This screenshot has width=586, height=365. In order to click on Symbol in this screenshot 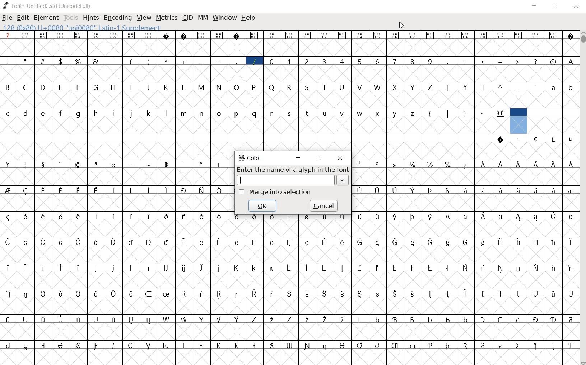, I will do `click(395, 268)`.